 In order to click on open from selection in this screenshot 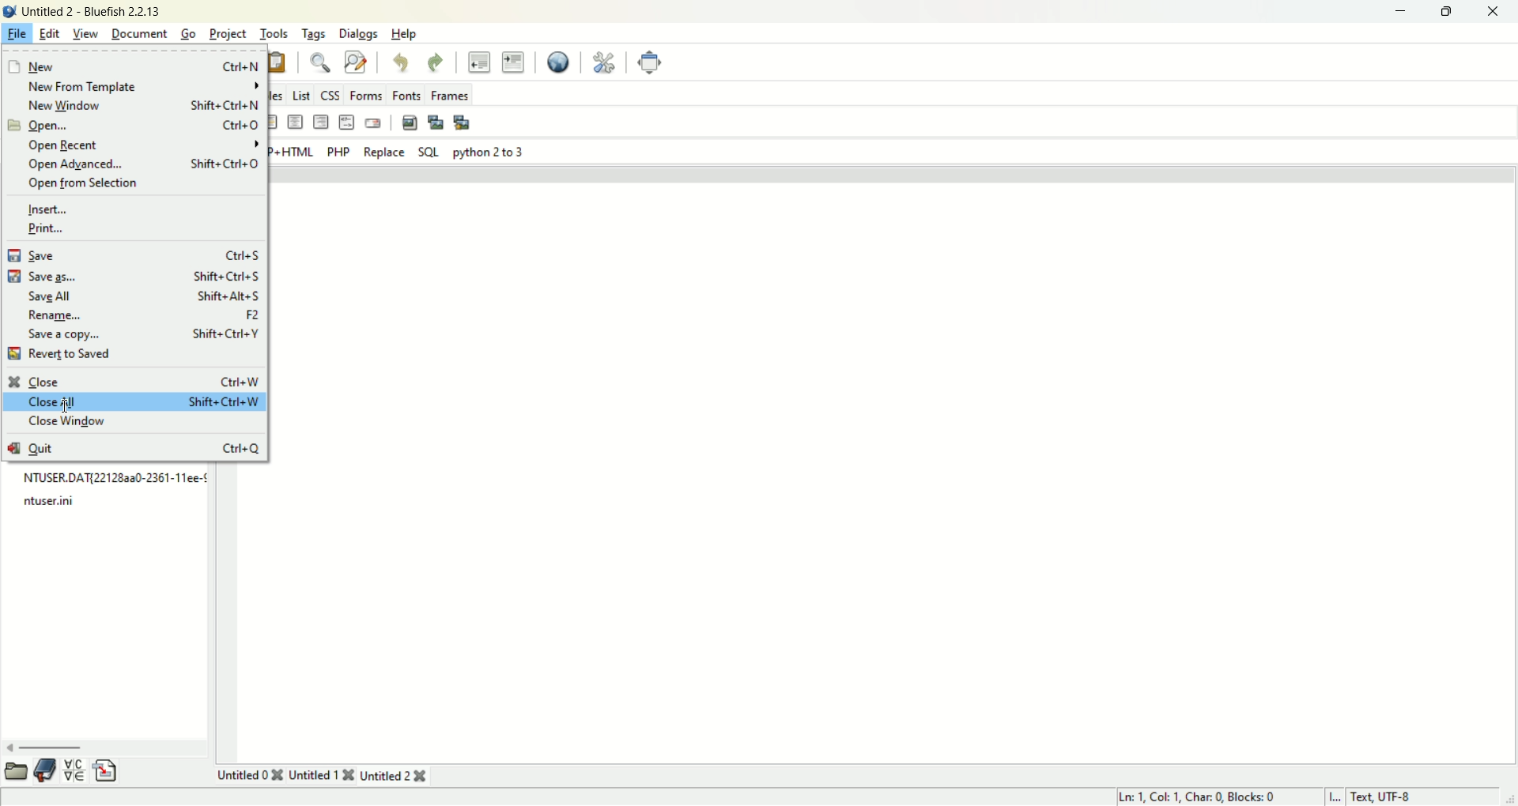, I will do `click(86, 185)`.